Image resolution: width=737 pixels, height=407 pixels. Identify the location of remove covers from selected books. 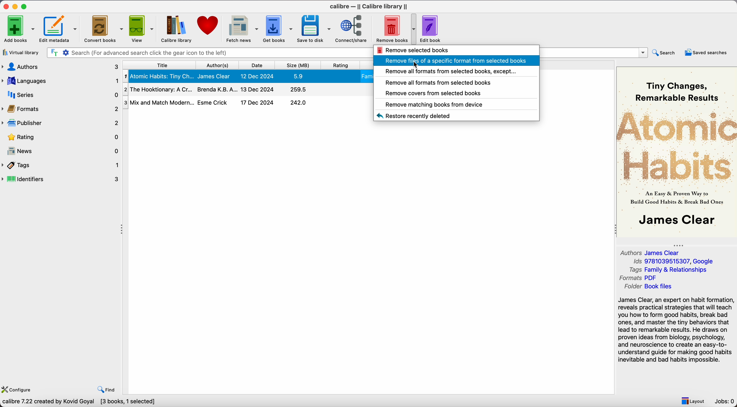
(432, 93).